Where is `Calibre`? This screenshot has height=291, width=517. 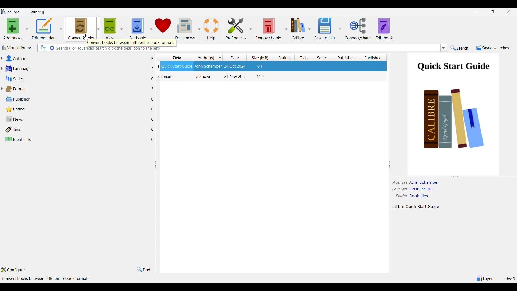
Calibre is located at coordinates (298, 29).